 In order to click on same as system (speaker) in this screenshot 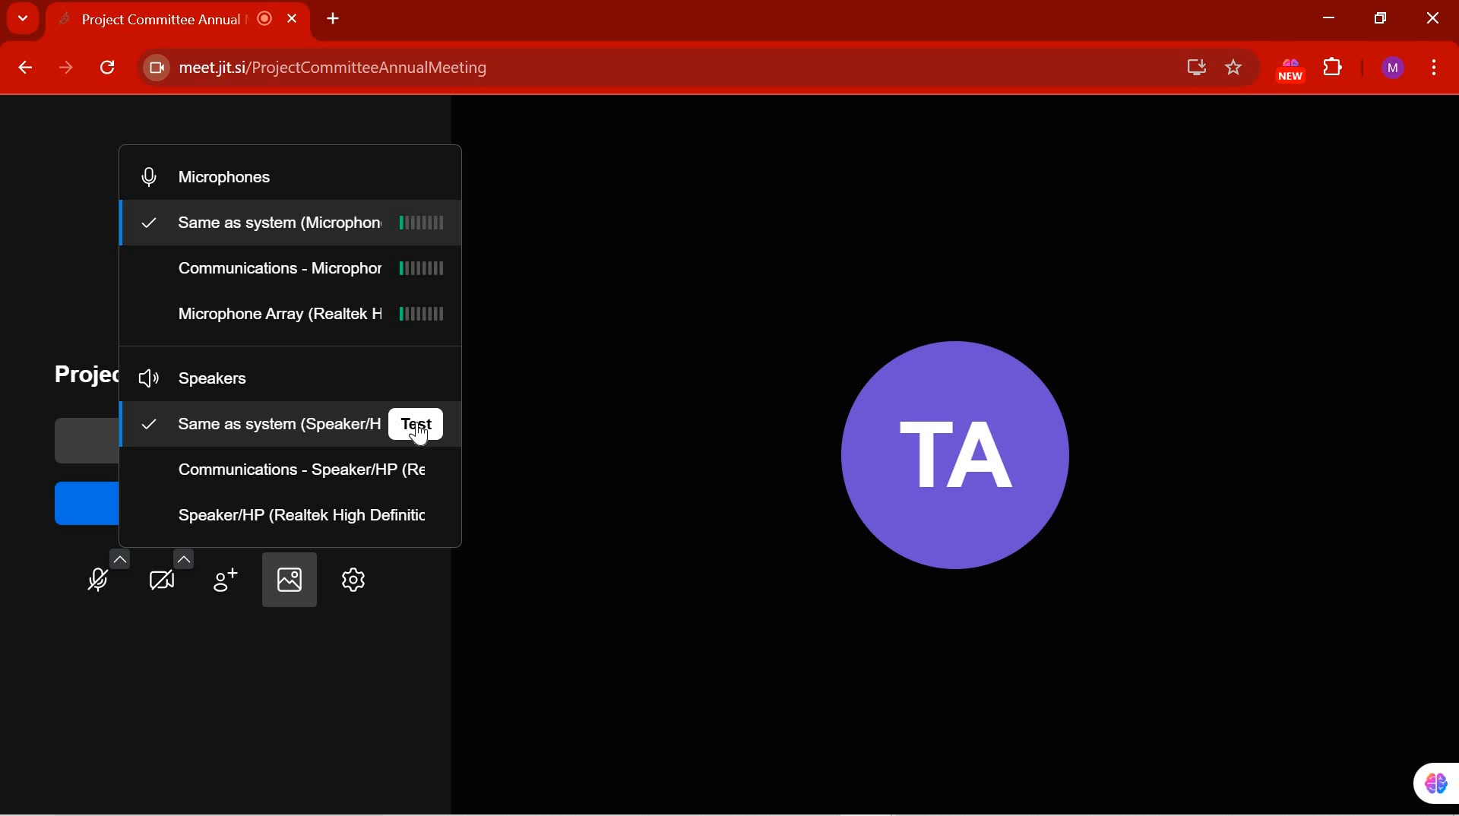, I will do `click(255, 422)`.